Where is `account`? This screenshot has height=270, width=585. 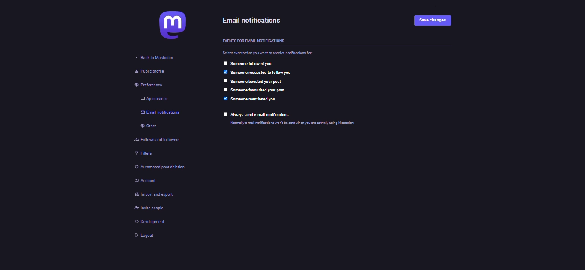
account is located at coordinates (147, 181).